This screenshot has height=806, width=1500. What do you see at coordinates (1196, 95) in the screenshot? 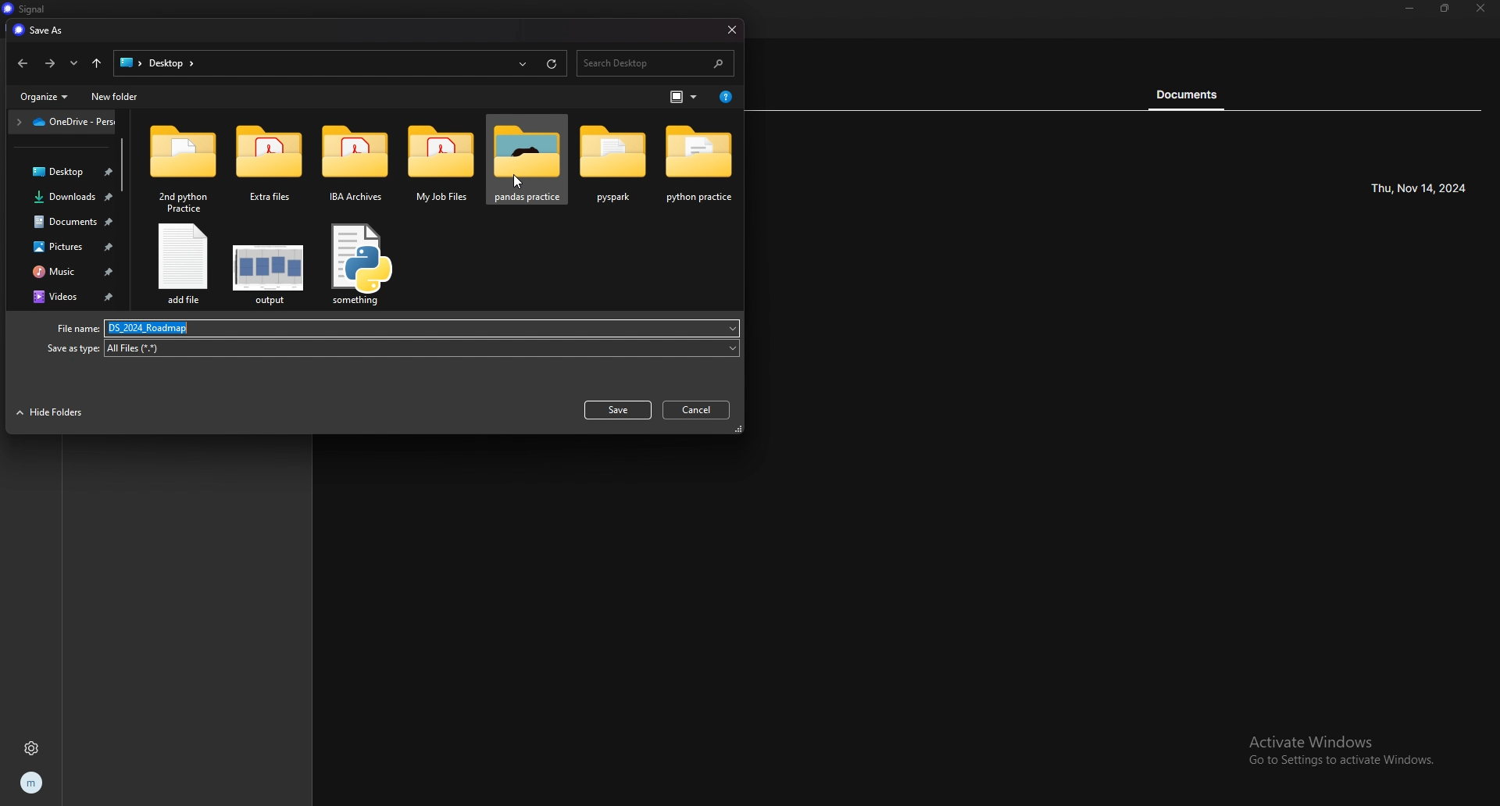
I see `document` at bounding box center [1196, 95].